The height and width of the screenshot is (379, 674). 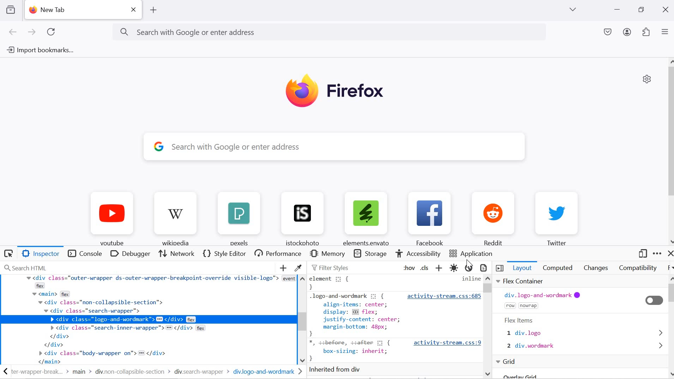 I want to click on search HTML, so click(x=137, y=267).